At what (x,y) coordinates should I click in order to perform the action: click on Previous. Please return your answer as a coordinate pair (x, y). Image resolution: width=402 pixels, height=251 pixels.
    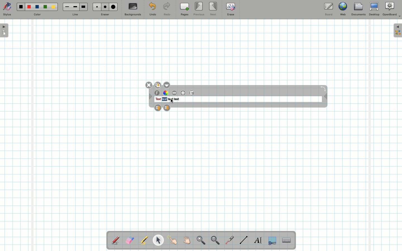
    Looking at the image, I should click on (199, 9).